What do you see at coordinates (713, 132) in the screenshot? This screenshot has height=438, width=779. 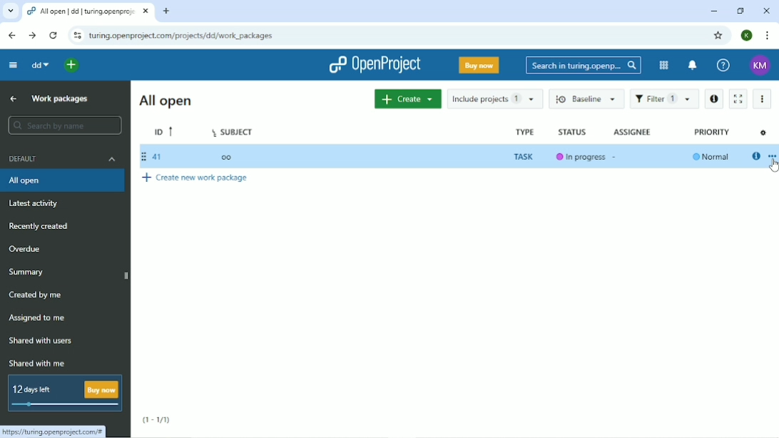 I see `Priority` at bounding box center [713, 132].